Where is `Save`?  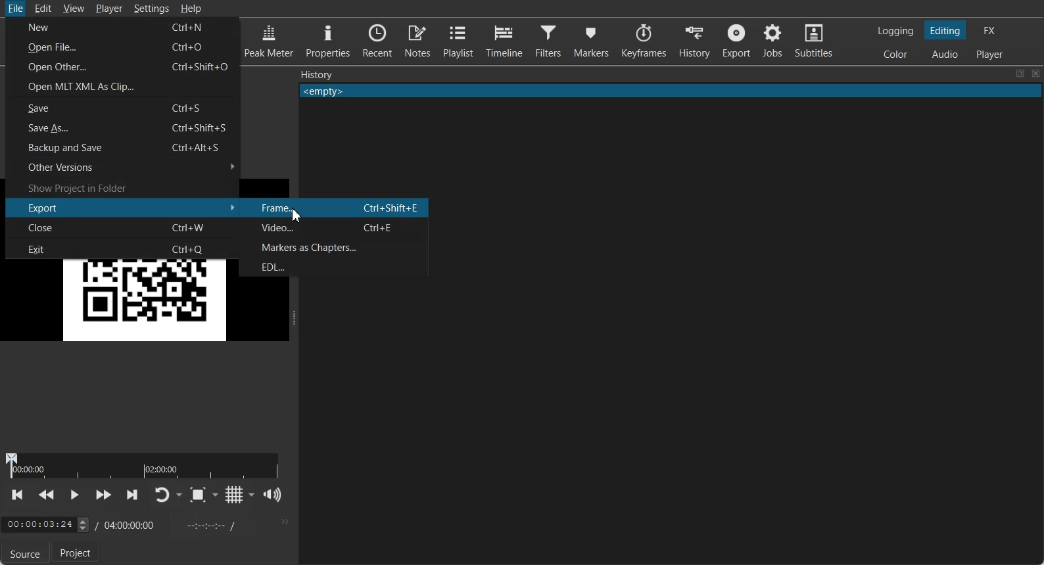
Save is located at coordinates (74, 108).